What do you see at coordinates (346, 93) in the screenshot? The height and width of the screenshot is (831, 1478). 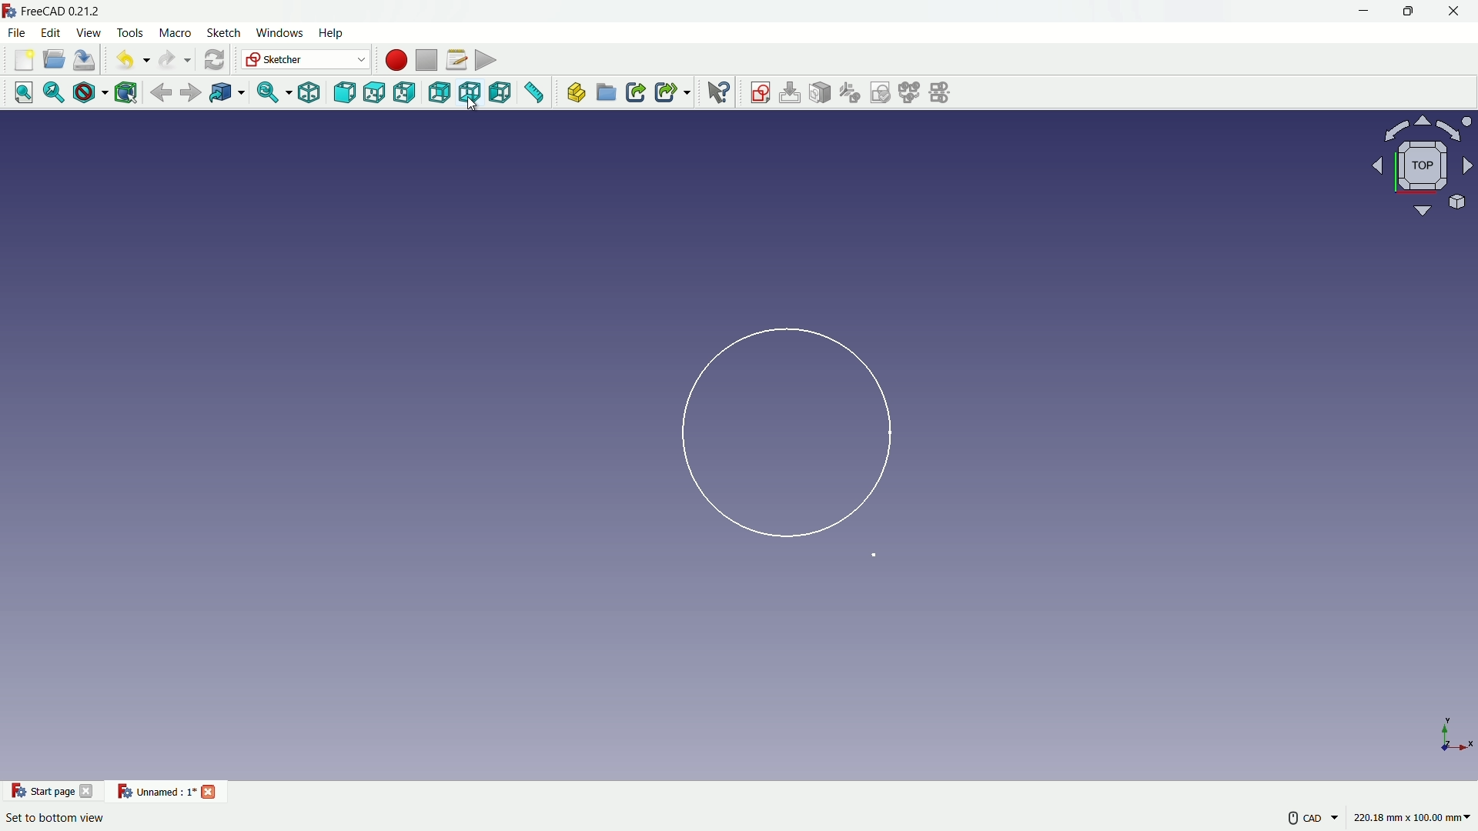 I see `front view` at bounding box center [346, 93].